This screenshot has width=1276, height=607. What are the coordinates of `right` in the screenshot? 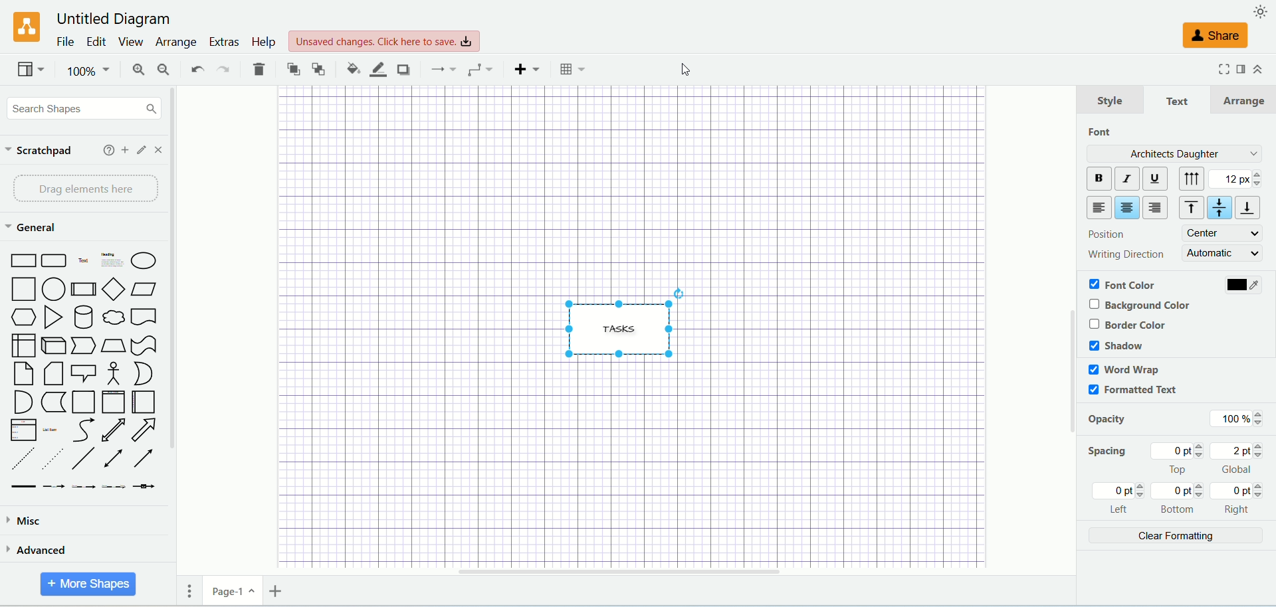 It's located at (1239, 499).